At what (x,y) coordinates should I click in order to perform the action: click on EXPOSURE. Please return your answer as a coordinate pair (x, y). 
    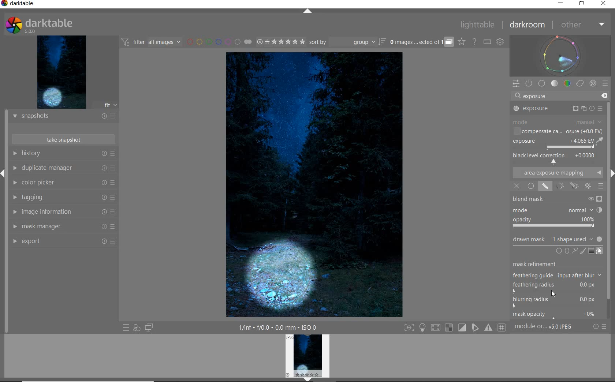
    Looking at the image, I should click on (559, 108).